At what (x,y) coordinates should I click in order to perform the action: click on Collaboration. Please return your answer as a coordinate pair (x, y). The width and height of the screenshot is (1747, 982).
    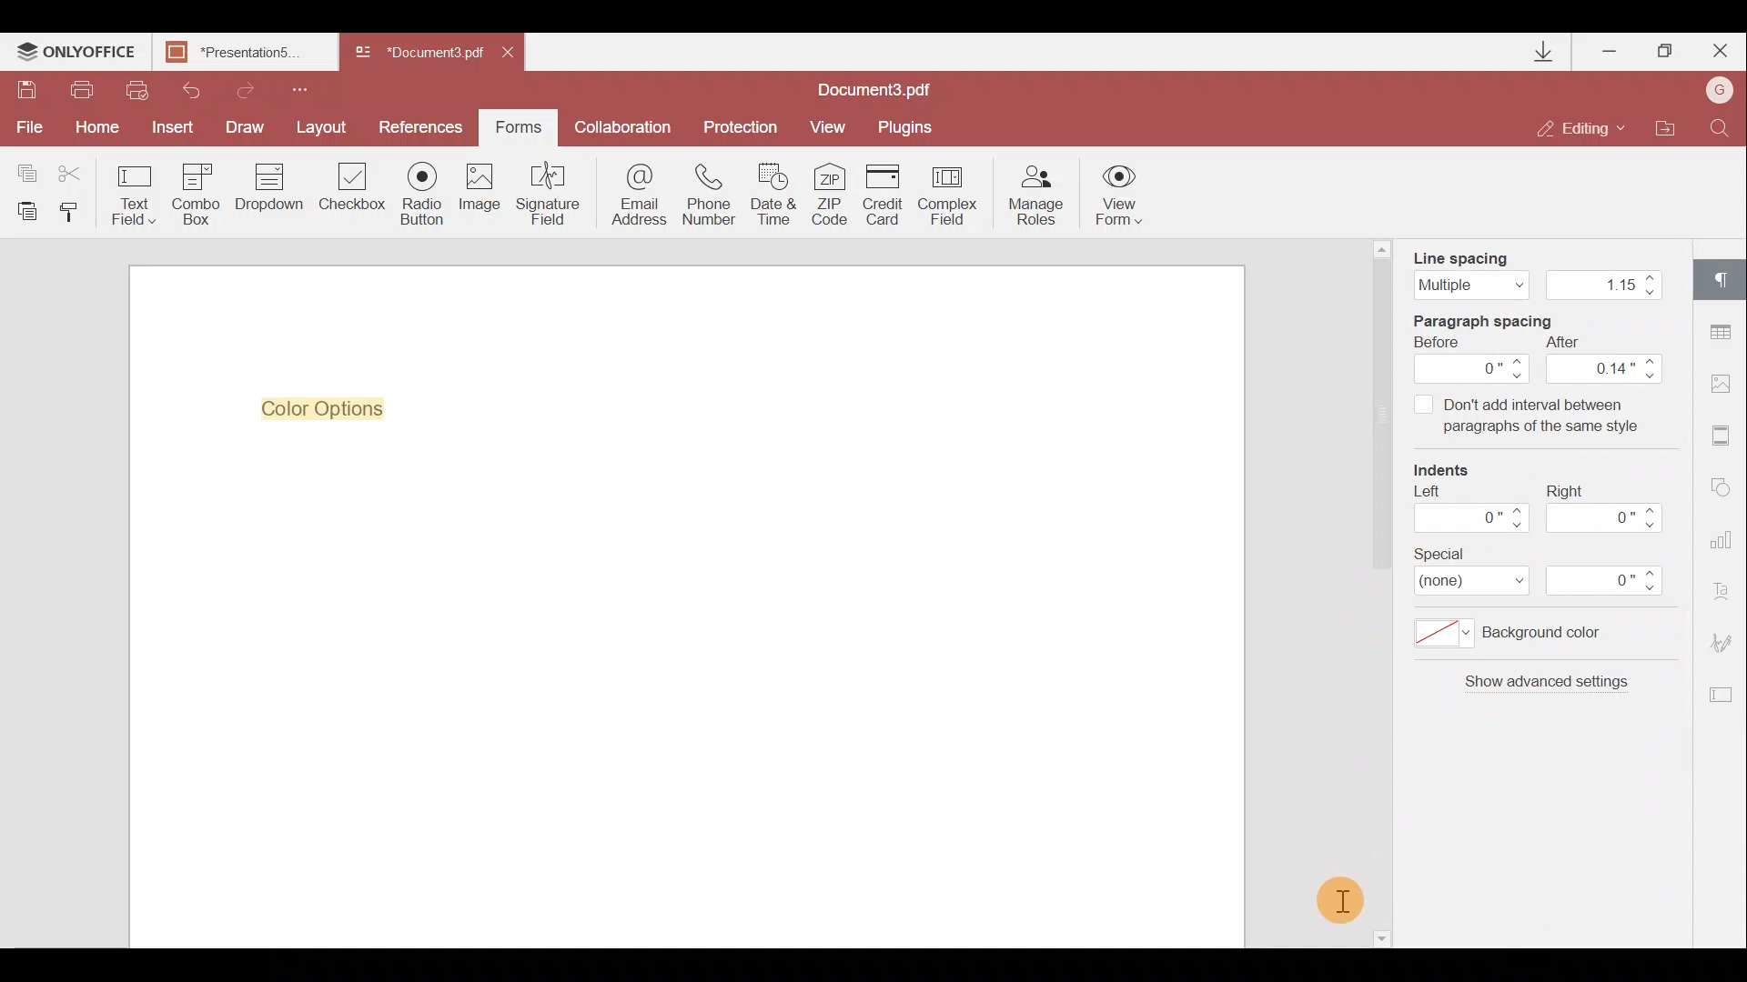
    Looking at the image, I should click on (623, 125).